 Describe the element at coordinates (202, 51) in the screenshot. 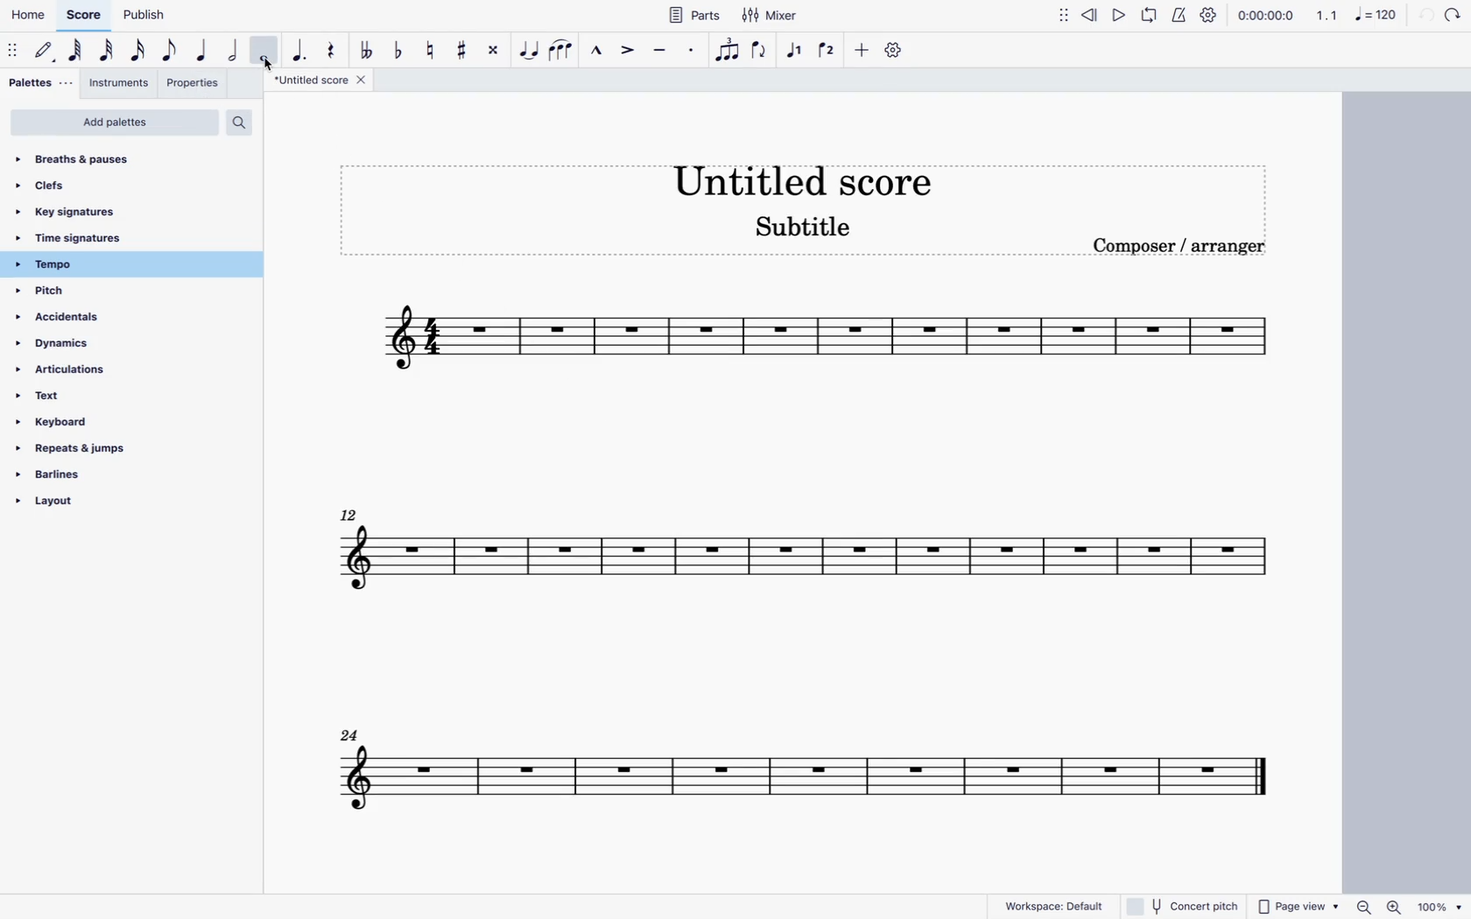

I see `quarter note` at that location.